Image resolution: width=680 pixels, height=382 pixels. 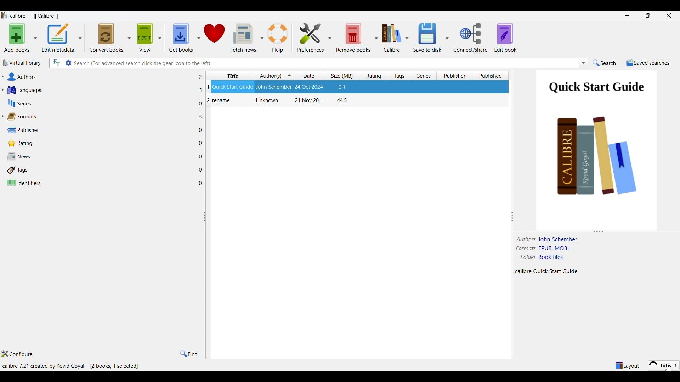 What do you see at coordinates (100, 183) in the screenshot?
I see `Identifiers` at bounding box center [100, 183].